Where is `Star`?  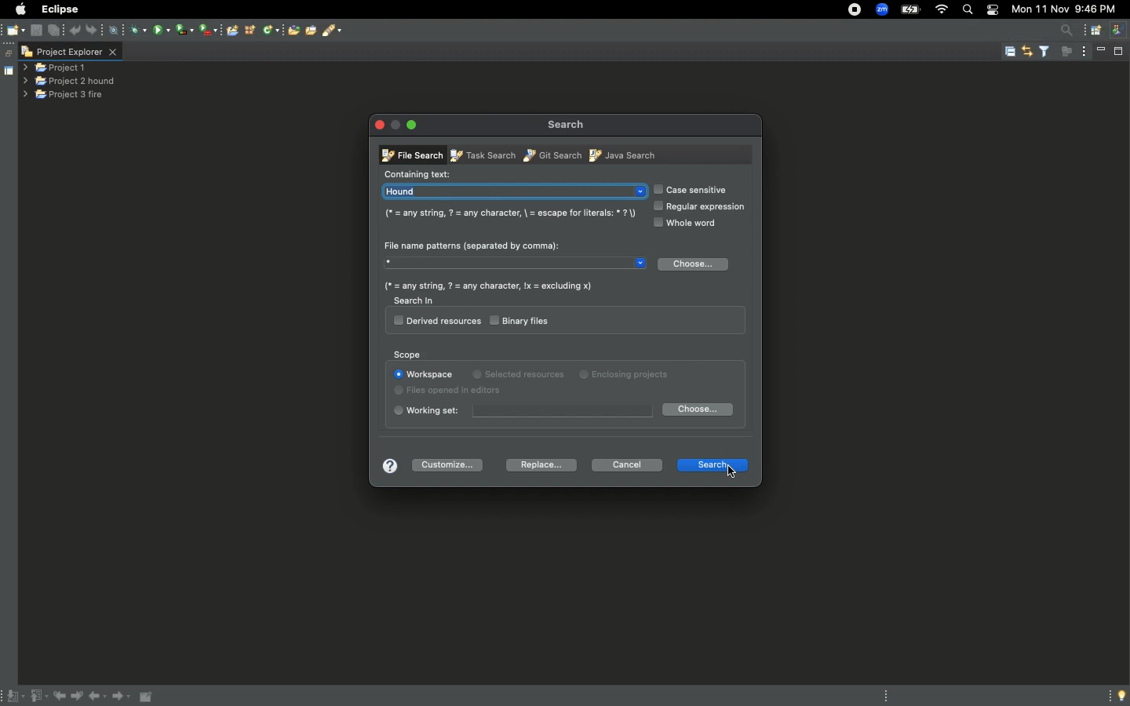 Star is located at coordinates (517, 265).